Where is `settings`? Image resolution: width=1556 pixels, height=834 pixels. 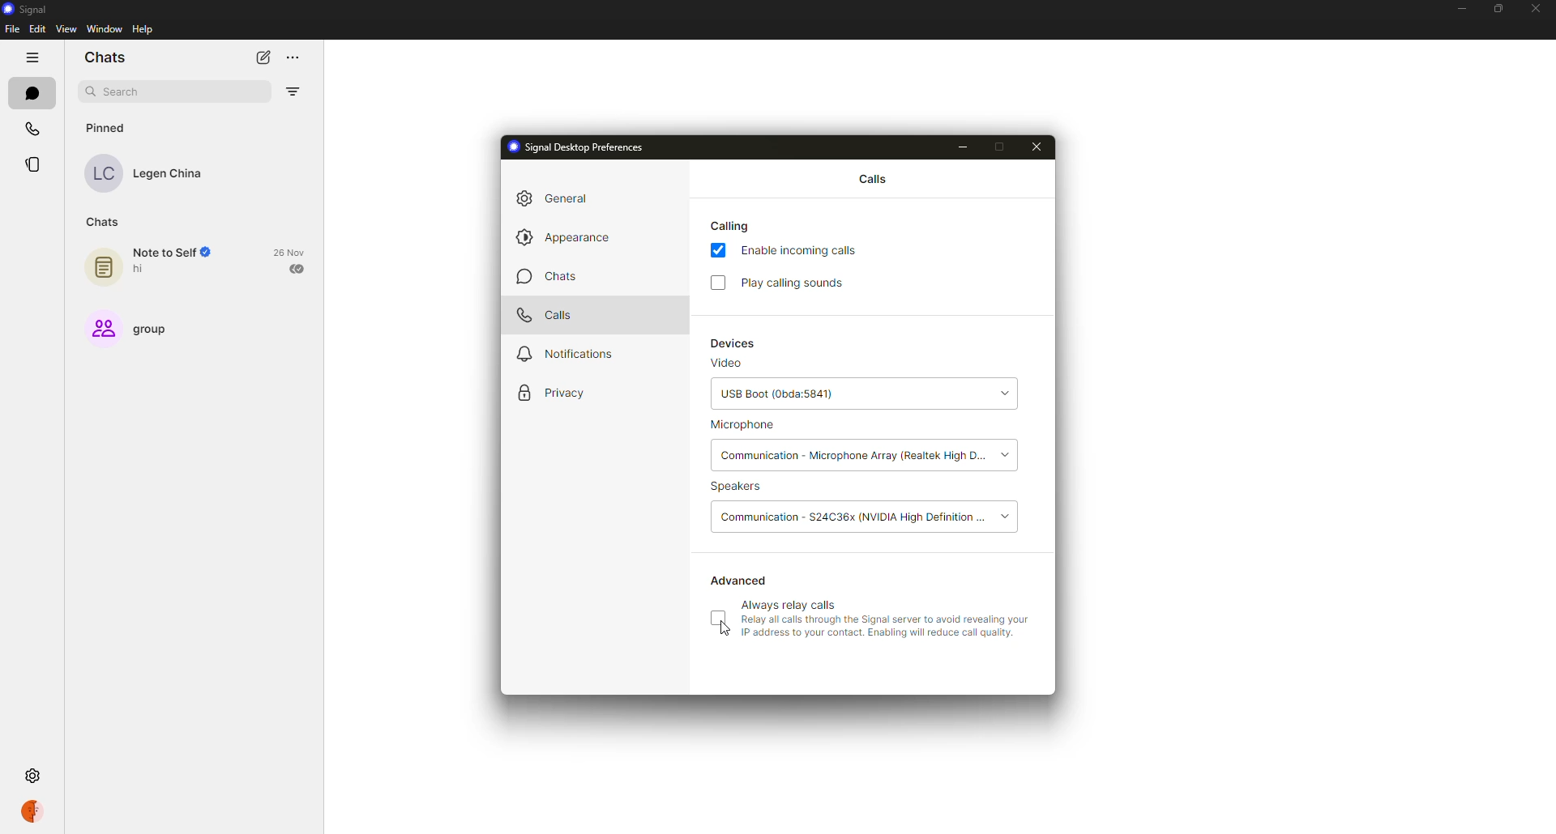
settings is located at coordinates (35, 777).